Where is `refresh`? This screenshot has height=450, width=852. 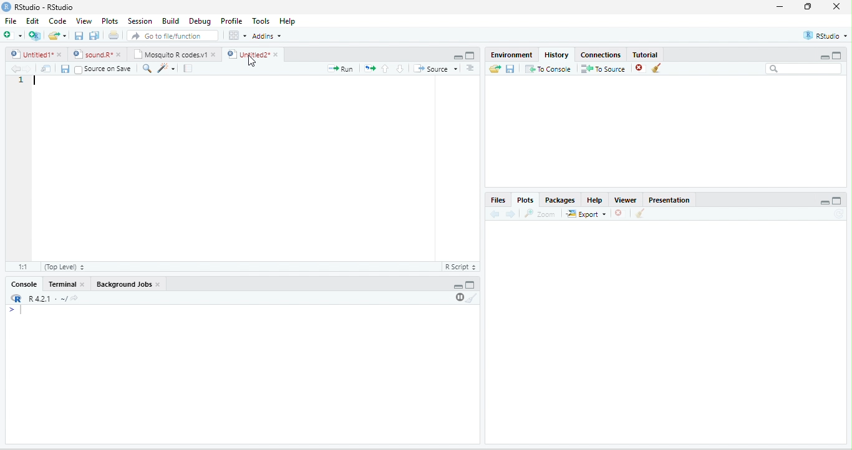
refresh is located at coordinates (838, 214).